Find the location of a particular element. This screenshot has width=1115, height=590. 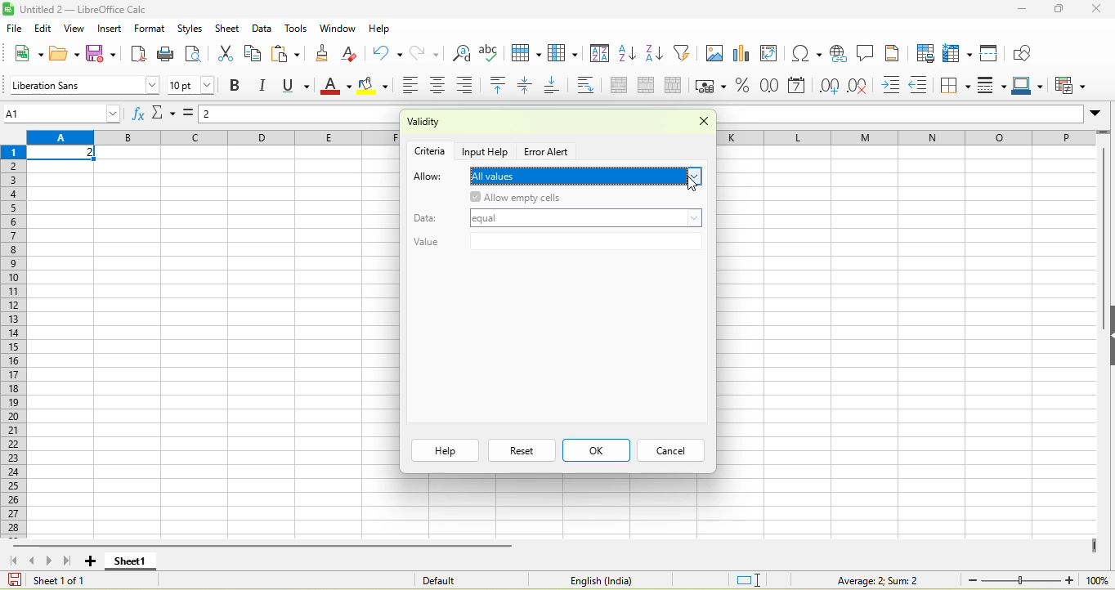

redo is located at coordinates (430, 52).